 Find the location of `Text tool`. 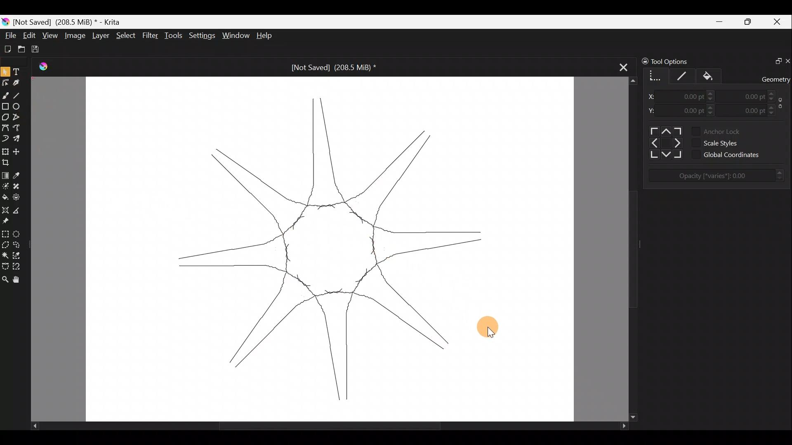

Text tool is located at coordinates (20, 68).